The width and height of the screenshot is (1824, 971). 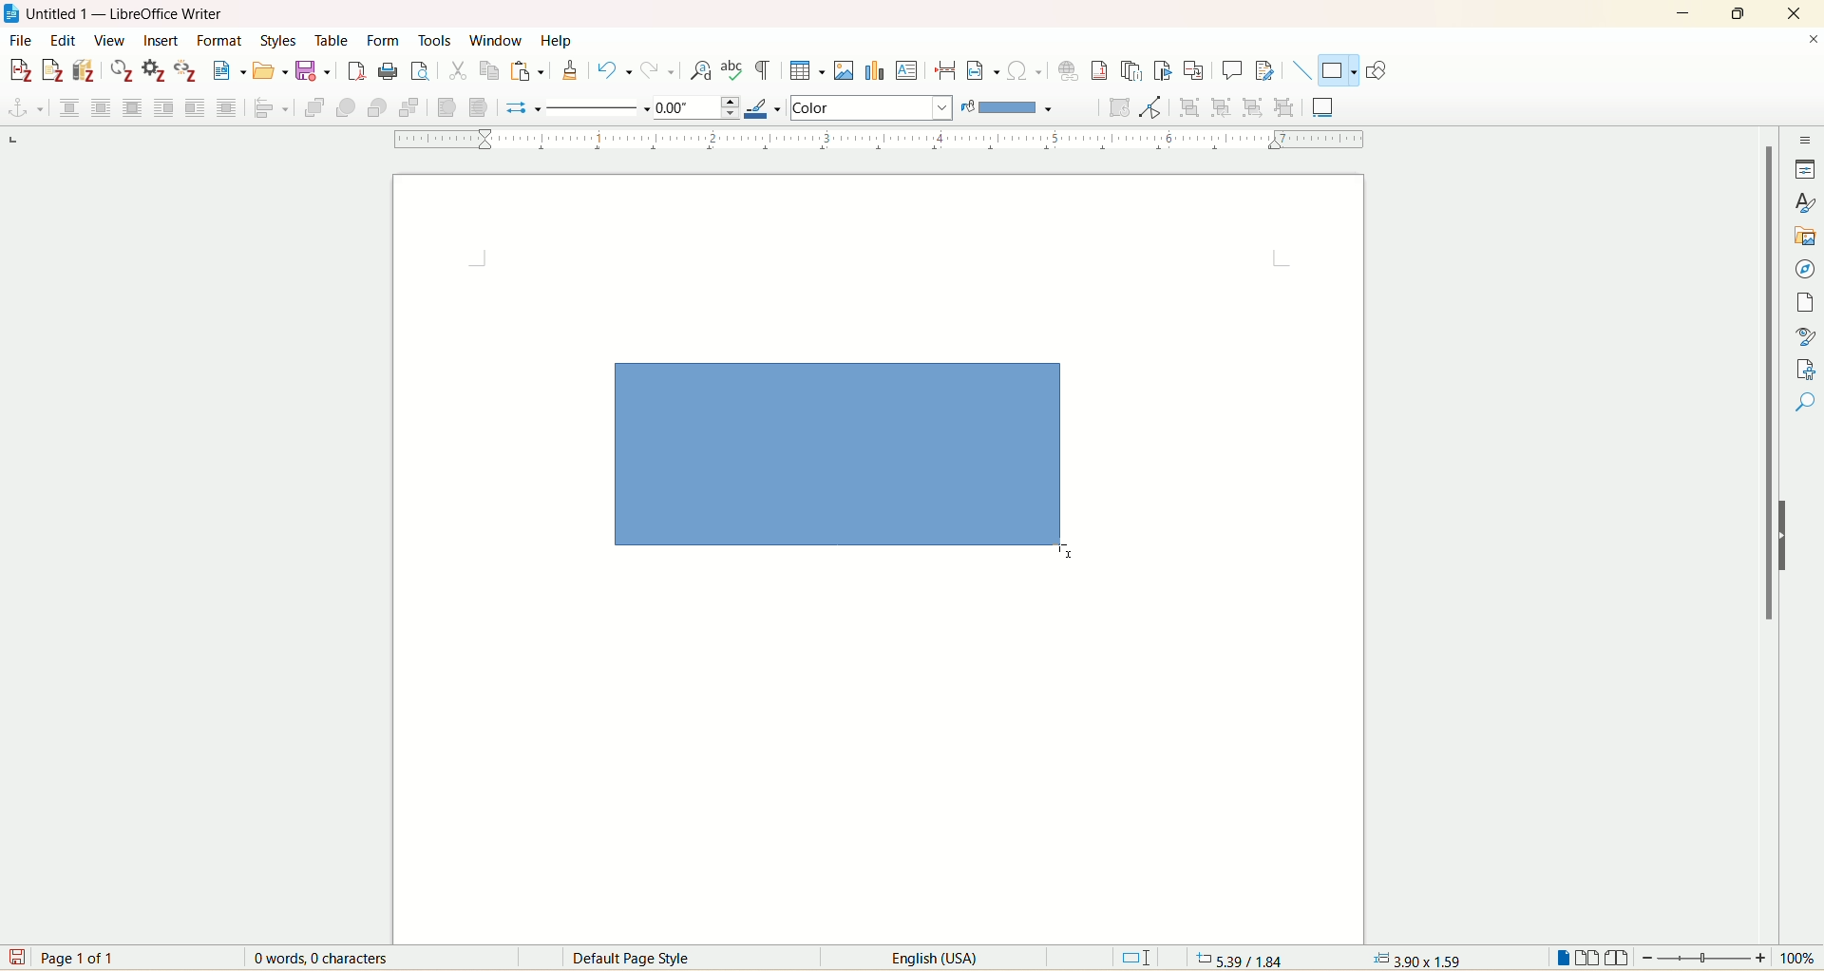 I want to click on line thickness, so click(x=699, y=106).